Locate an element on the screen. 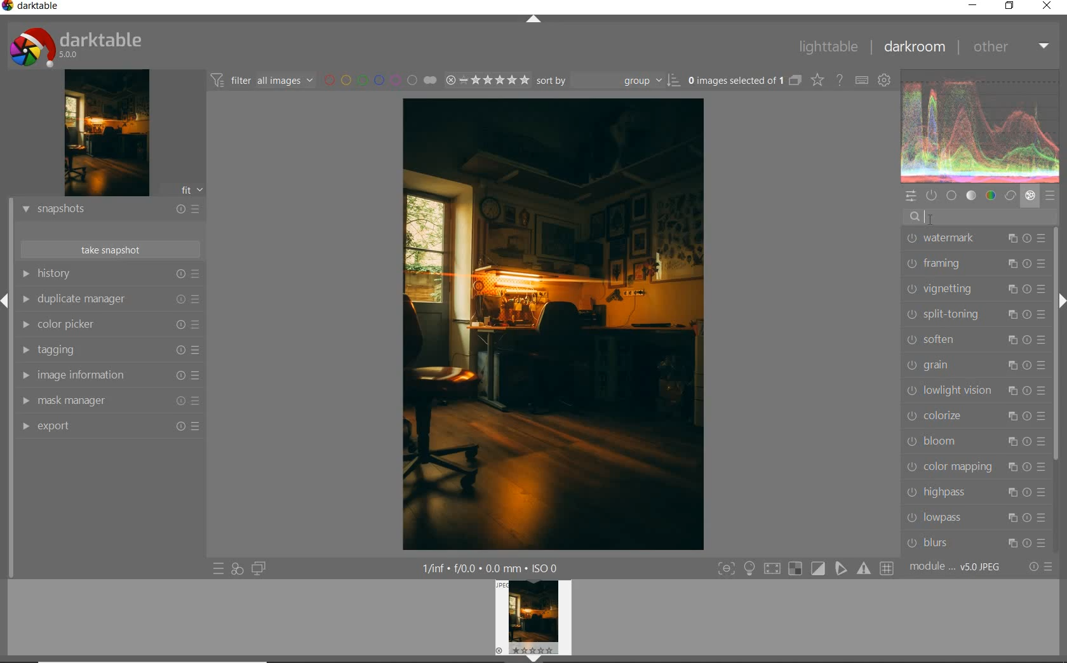  mask manager is located at coordinates (109, 401).